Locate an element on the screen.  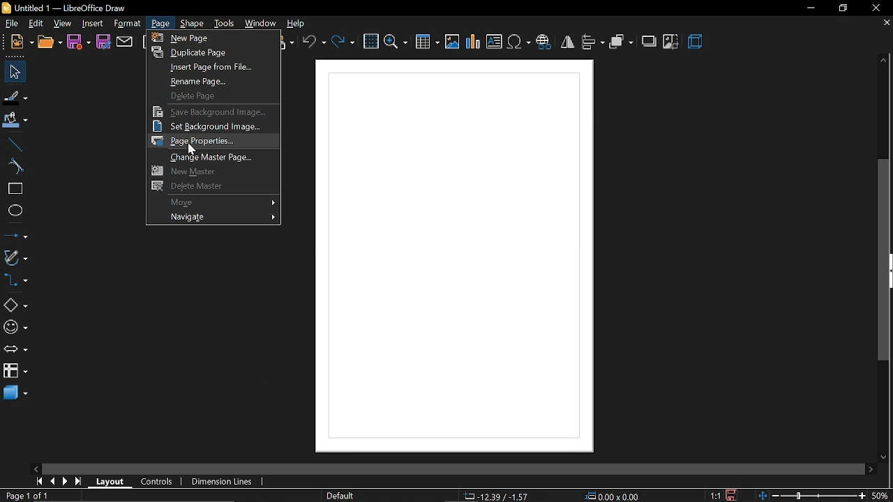
crop is located at coordinates (670, 43).